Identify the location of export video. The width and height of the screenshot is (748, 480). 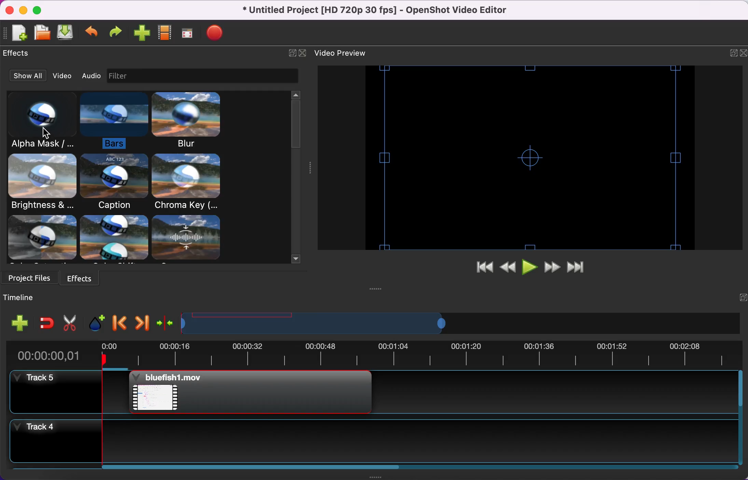
(217, 34).